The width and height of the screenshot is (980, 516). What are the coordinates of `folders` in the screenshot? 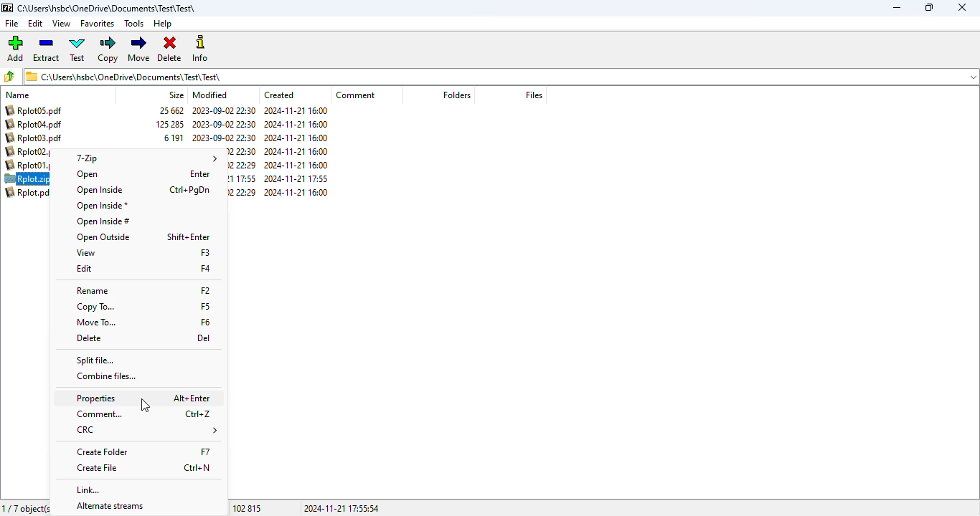 It's located at (457, 95).